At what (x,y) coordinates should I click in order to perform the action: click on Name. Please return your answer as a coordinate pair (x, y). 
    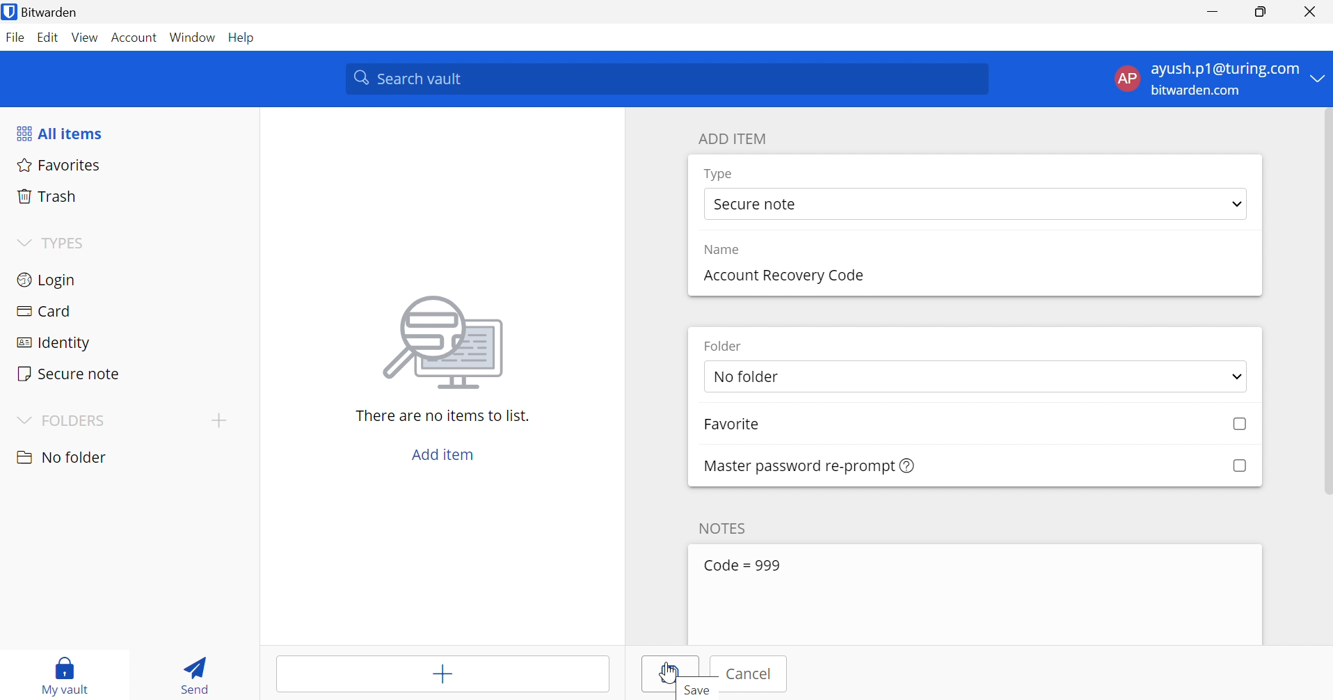
    Looking at the image, I should click on (726, 250).